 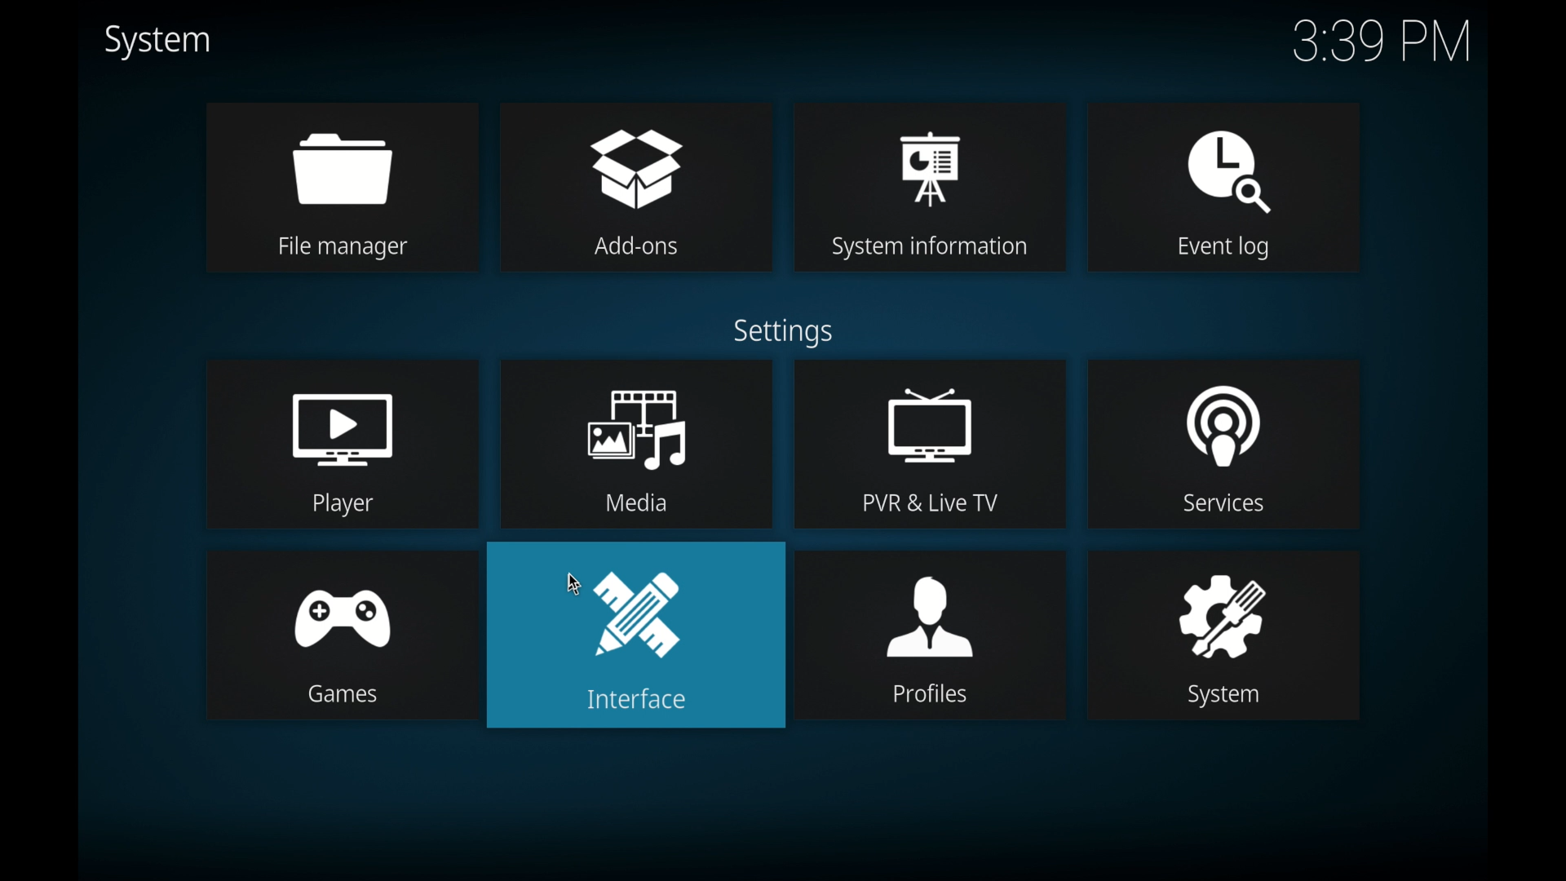 I want to click on services, so click(x=1225, y=443).